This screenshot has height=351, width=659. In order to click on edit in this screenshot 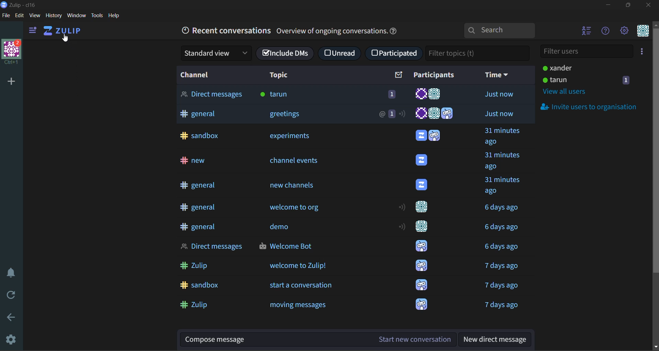, I will do `click(20, 16)`.